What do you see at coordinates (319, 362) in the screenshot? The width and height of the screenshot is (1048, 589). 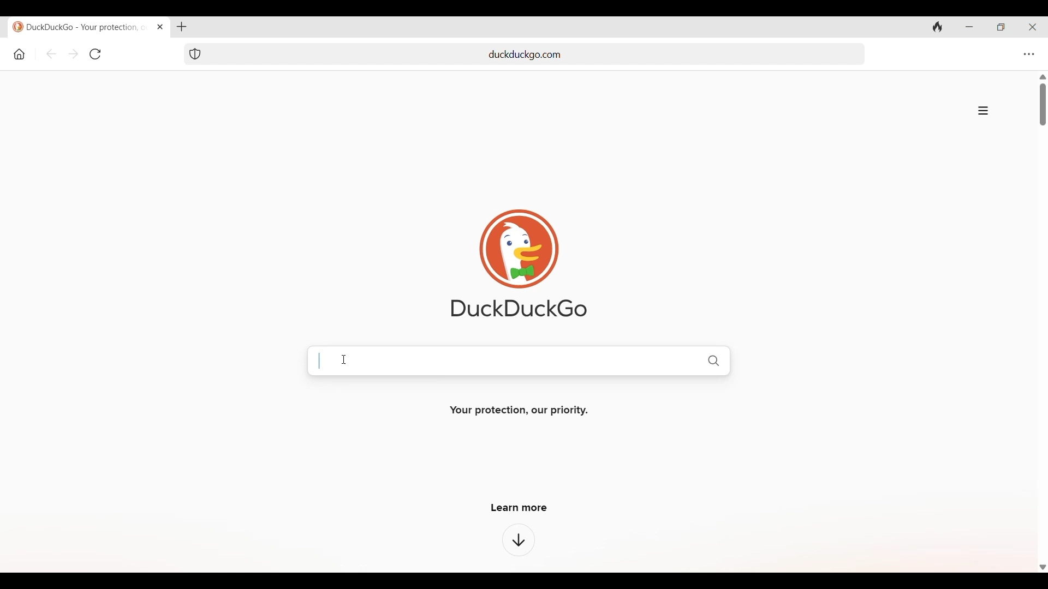 I see `typing strated` at bounding box center [319, 362].